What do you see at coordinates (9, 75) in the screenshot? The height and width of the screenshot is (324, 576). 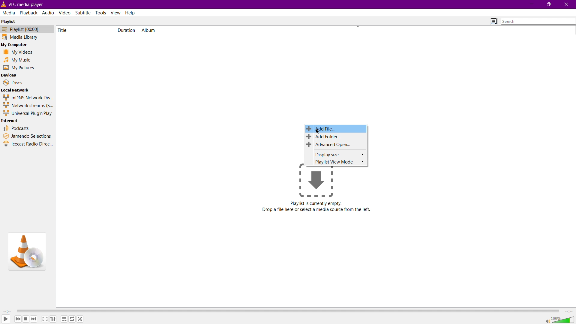 I see `Devices` at bounding box center [9, 75].